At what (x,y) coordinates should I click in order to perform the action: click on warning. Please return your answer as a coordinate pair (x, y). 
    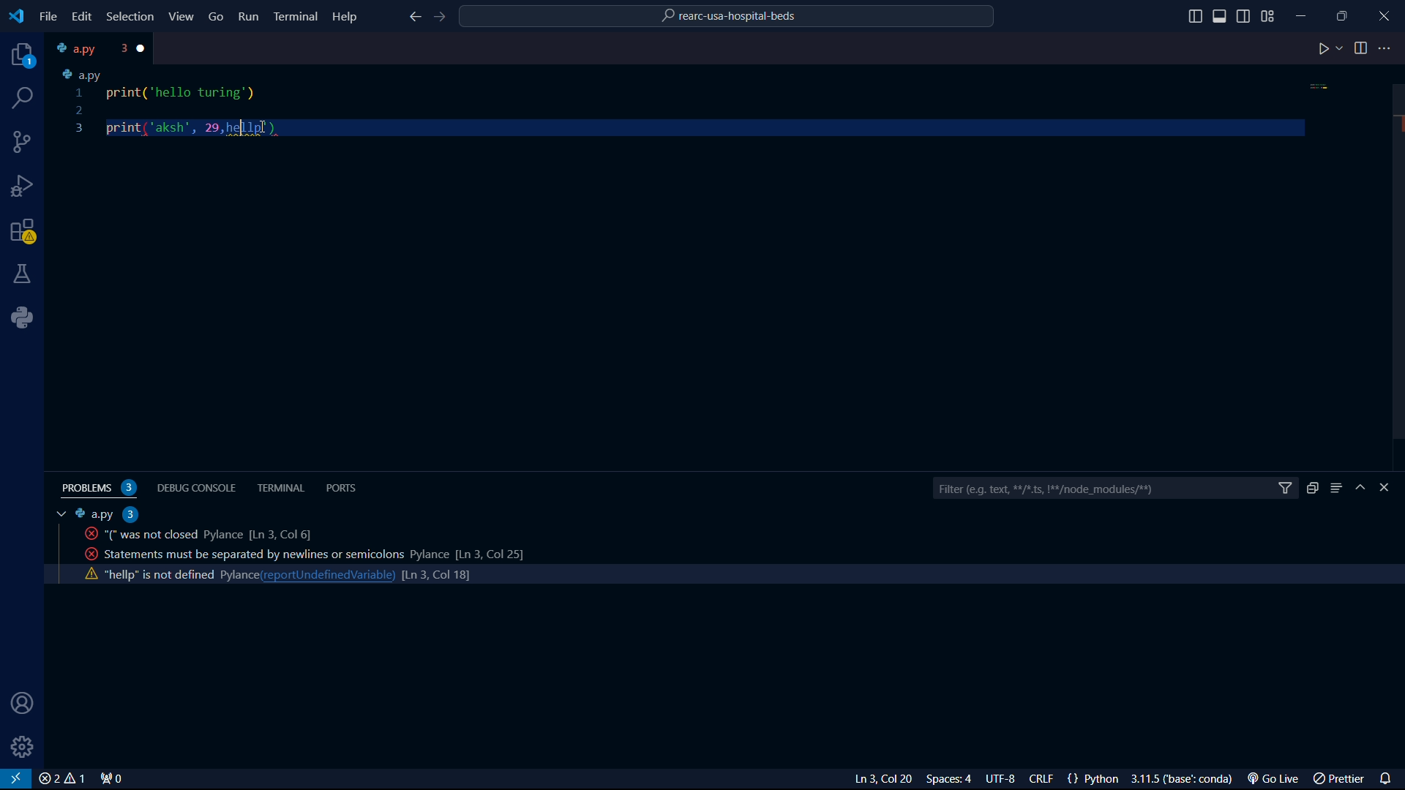
    Looking at the image, I should click on (23, 233).